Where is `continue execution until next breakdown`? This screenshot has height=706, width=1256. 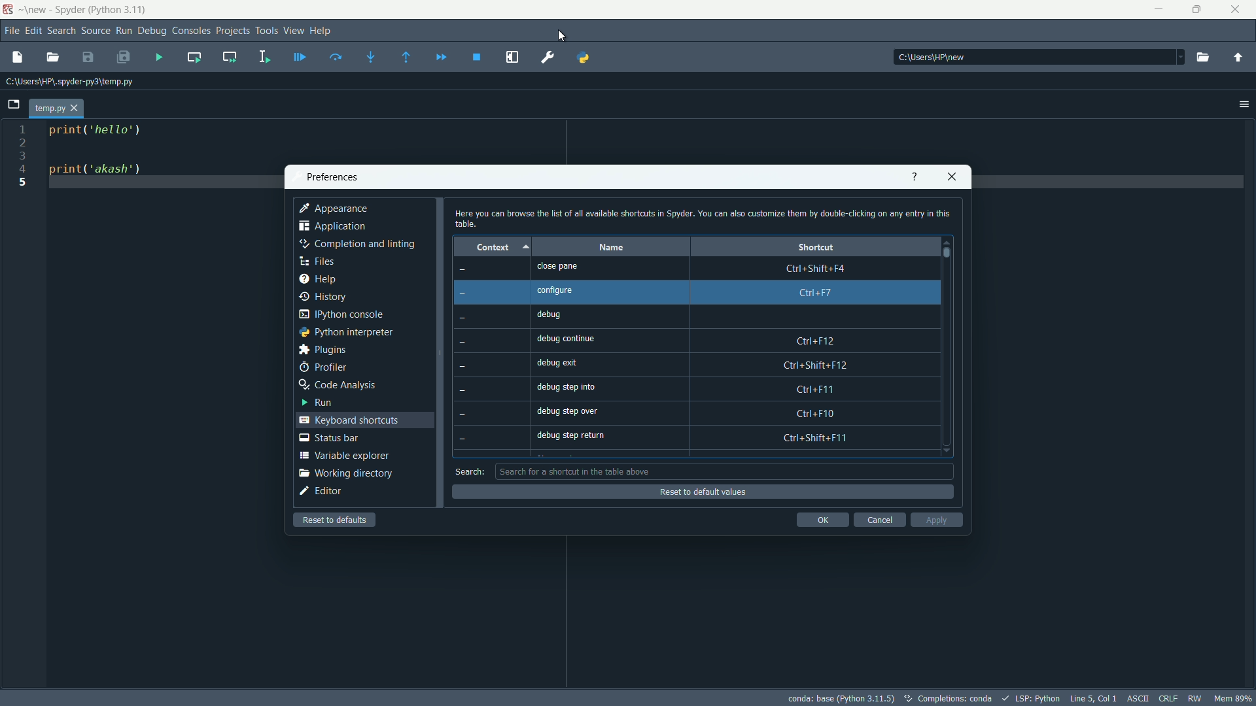 continue execution until next breakdown is located at coordinates (442, 58).